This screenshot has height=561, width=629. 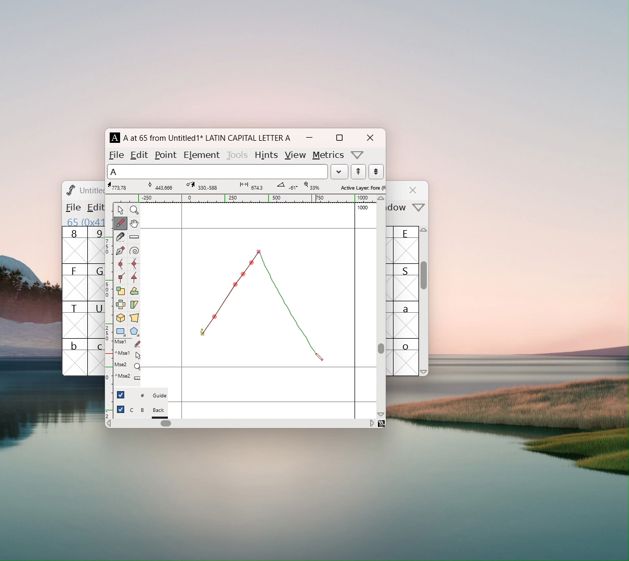 I want to click on cut splines in two, so click(x=121, y=238).